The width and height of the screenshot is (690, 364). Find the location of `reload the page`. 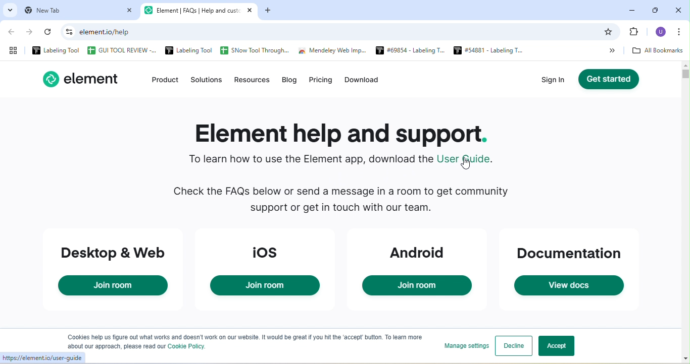

reload the page is located at coordinates (49, 34).